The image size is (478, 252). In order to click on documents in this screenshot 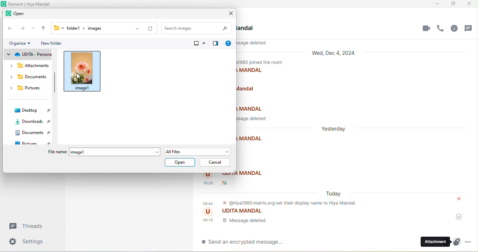, I will do `click(33, 134)`.